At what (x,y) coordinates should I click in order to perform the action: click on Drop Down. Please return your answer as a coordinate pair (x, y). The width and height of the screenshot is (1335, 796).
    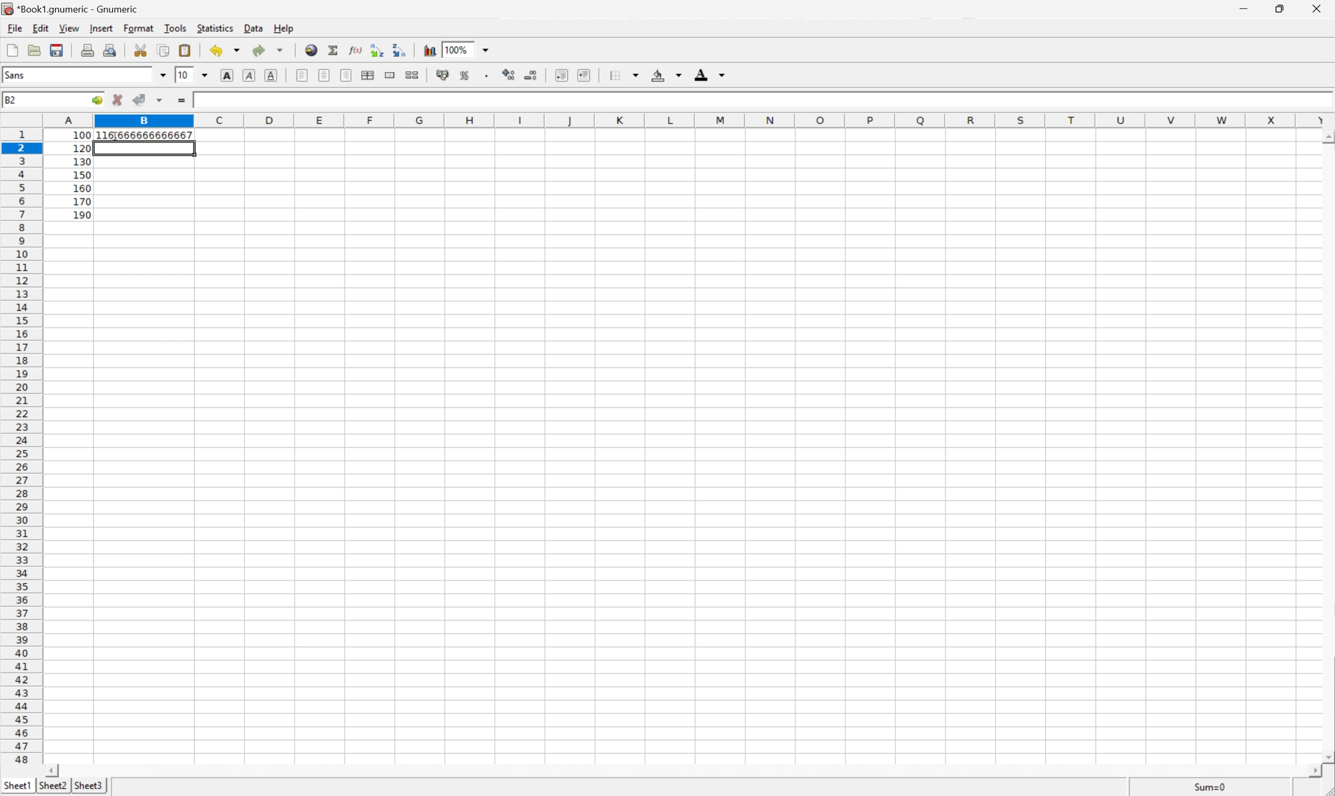
    Looking at the image, I should click on (484, 48).